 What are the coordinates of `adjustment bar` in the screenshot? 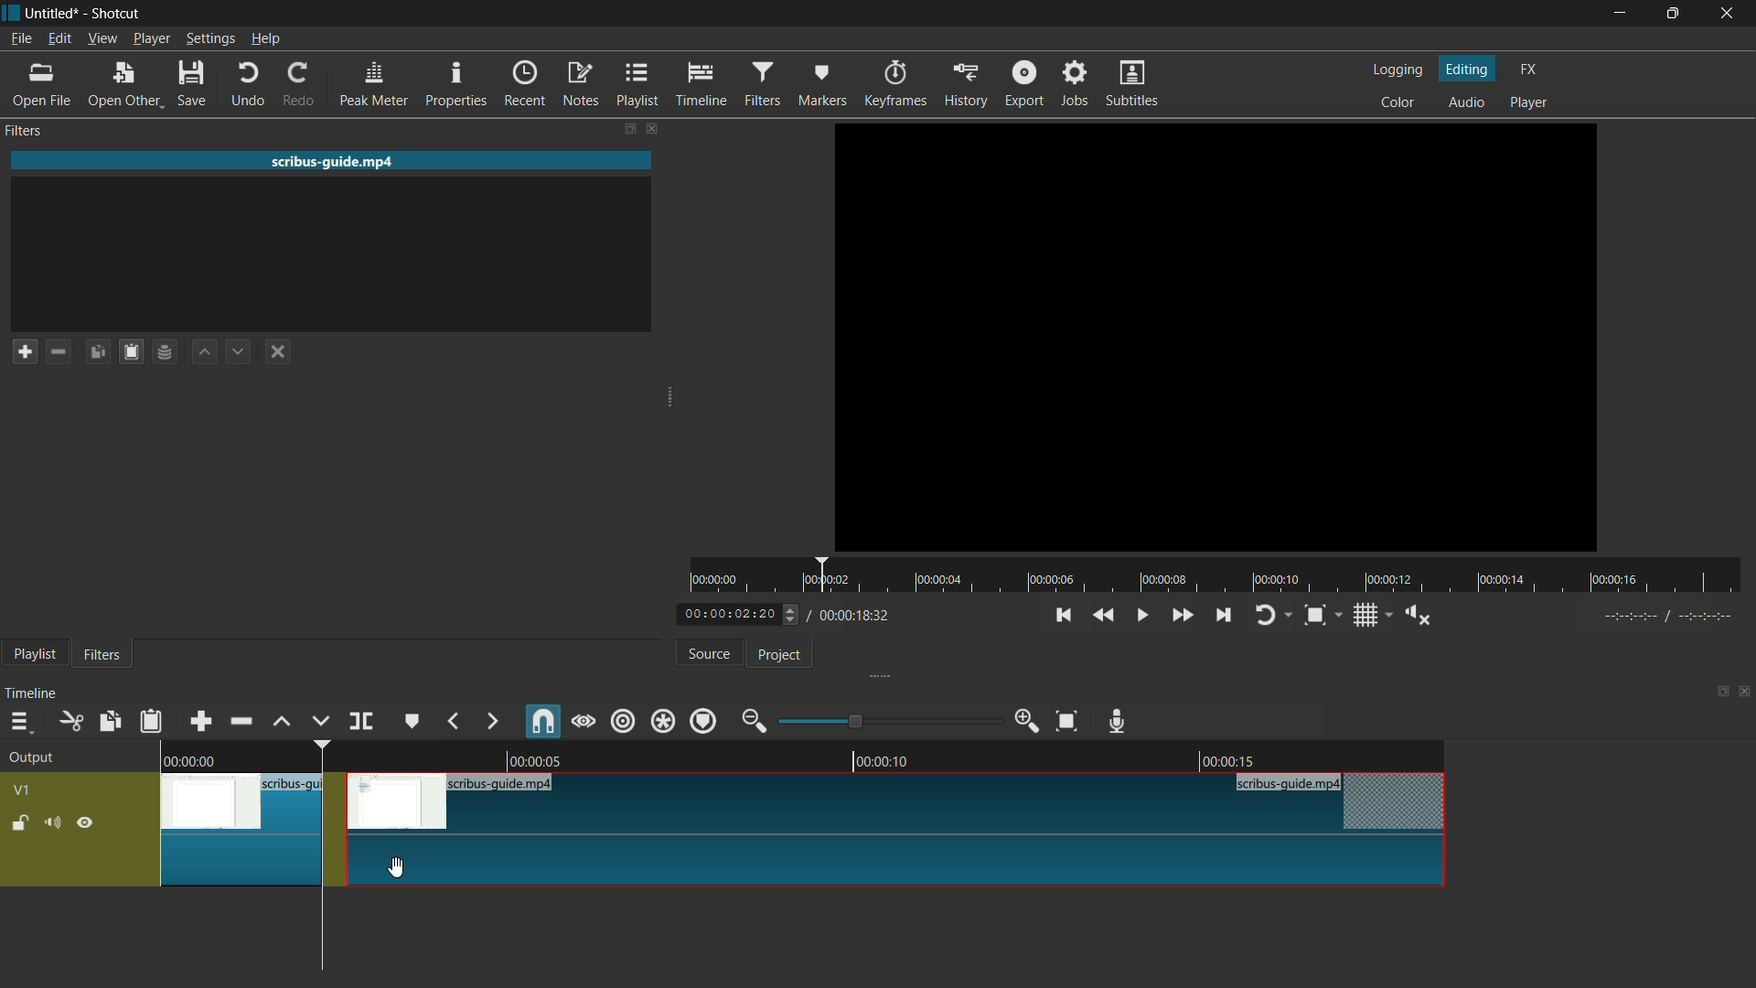 It's located at (889, 722).